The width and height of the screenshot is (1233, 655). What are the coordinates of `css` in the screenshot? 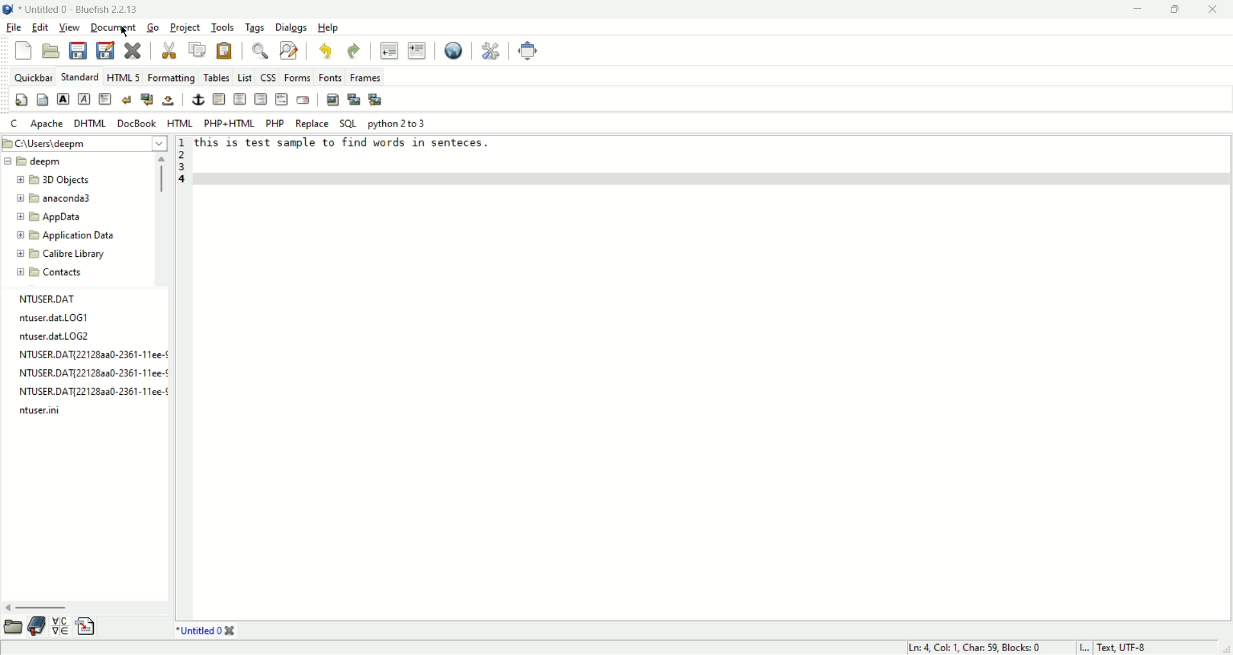 It's located at (267, 77).